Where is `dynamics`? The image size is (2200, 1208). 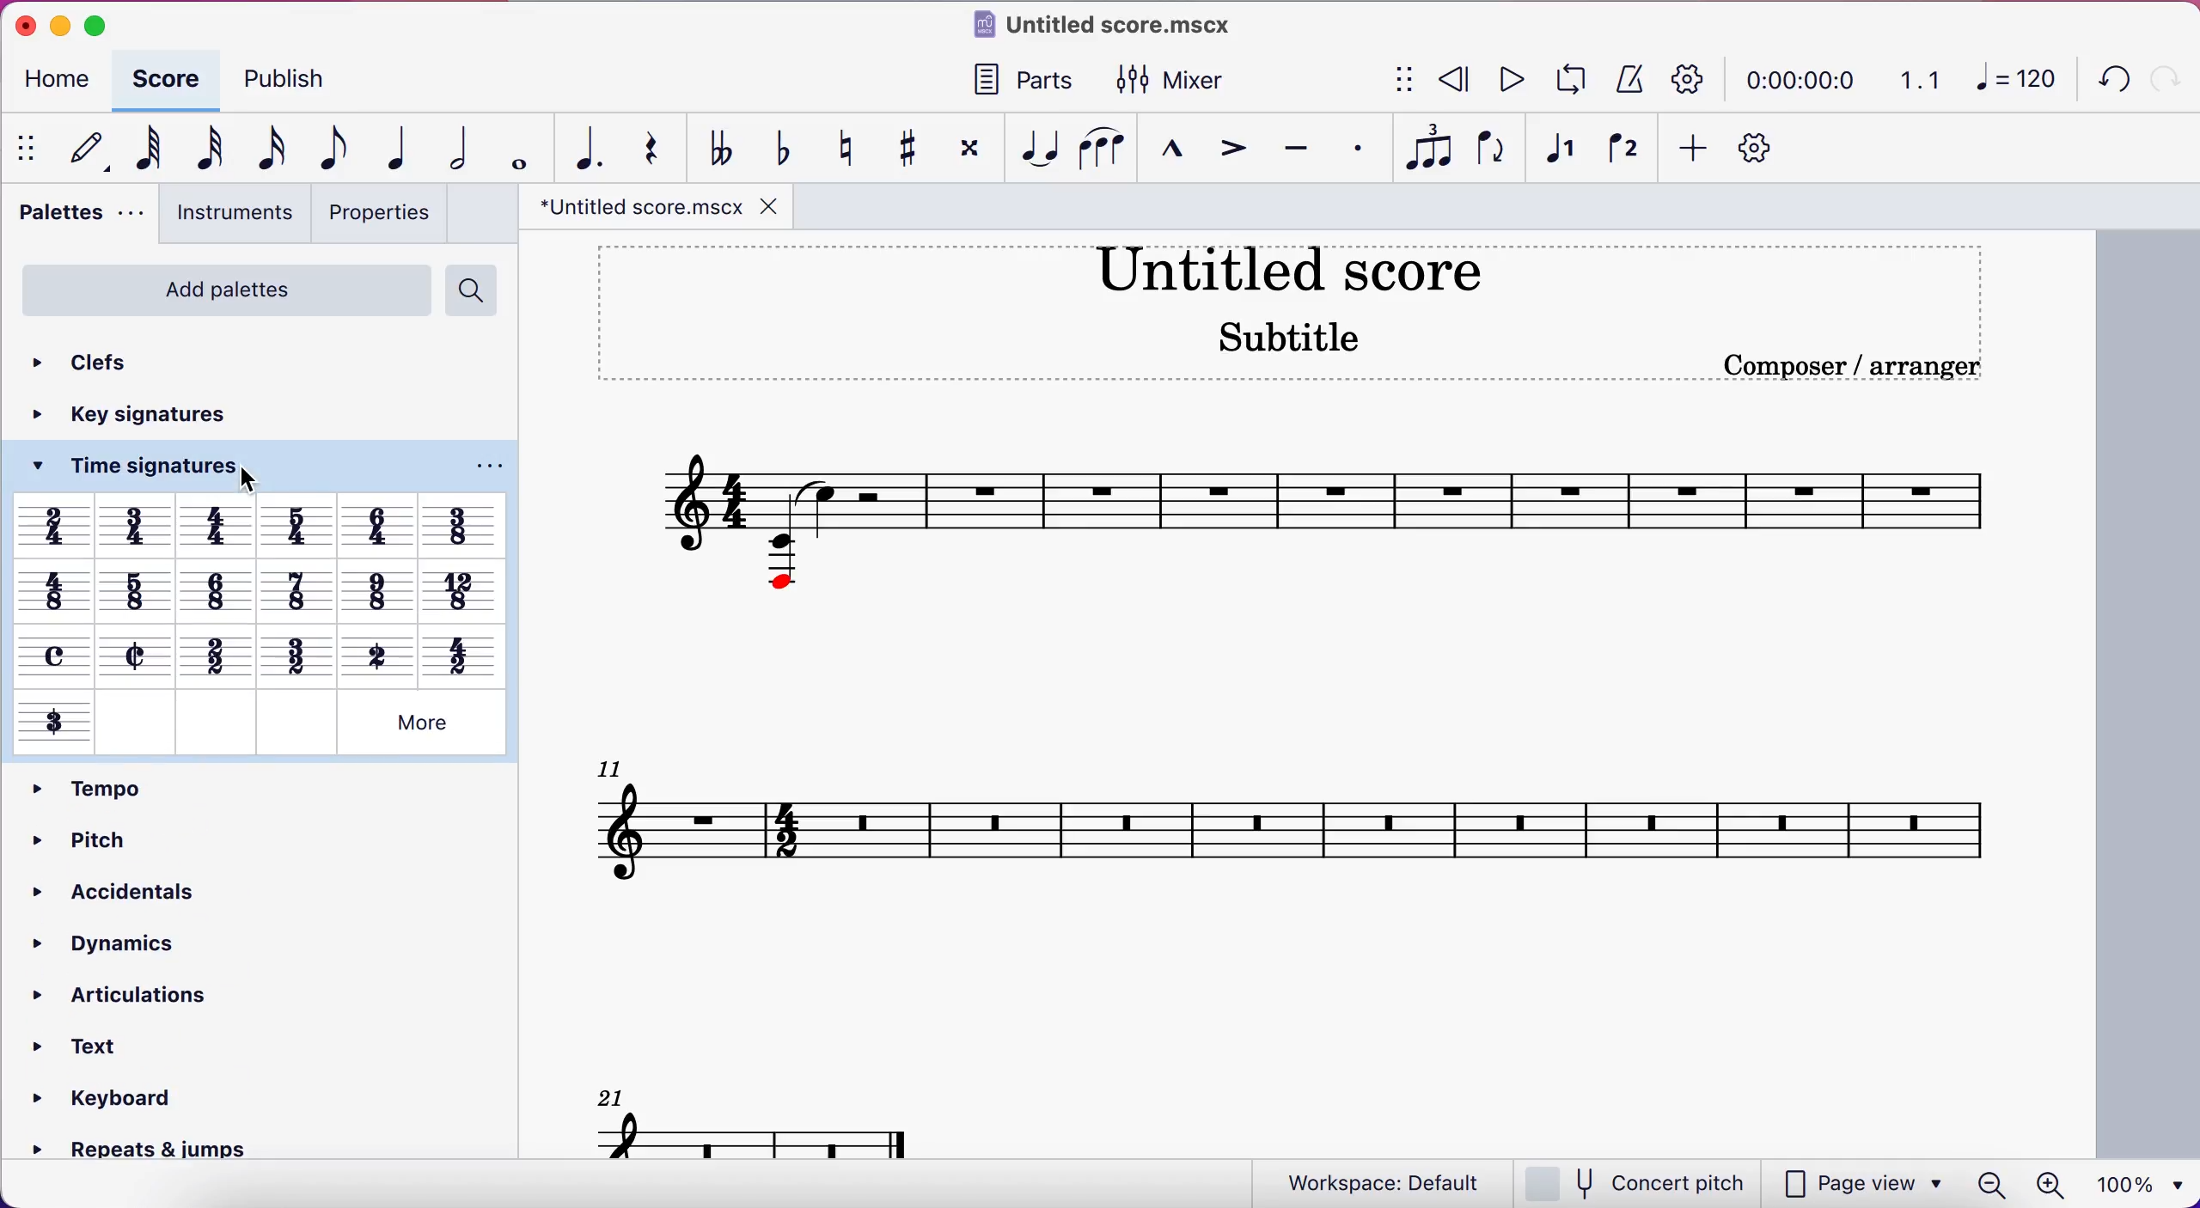
dynamics is located at coordinates (103, 946).